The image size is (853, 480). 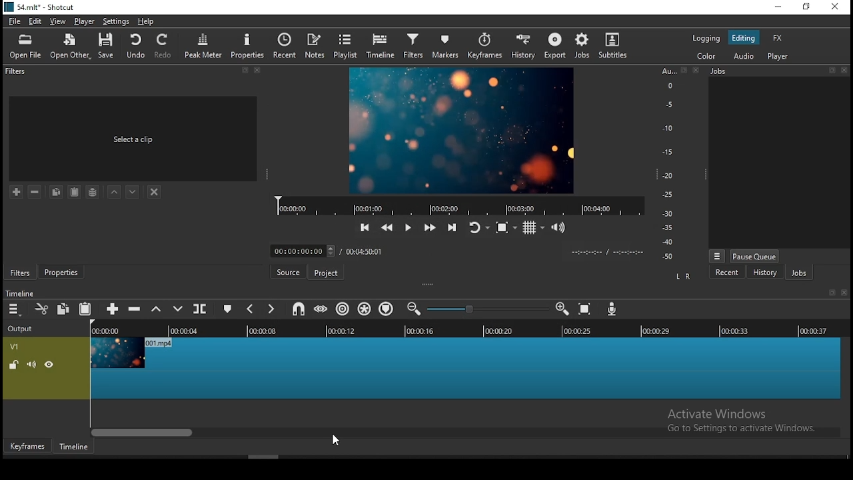 I want to click on Select a clip, so click(x=133, y=139).